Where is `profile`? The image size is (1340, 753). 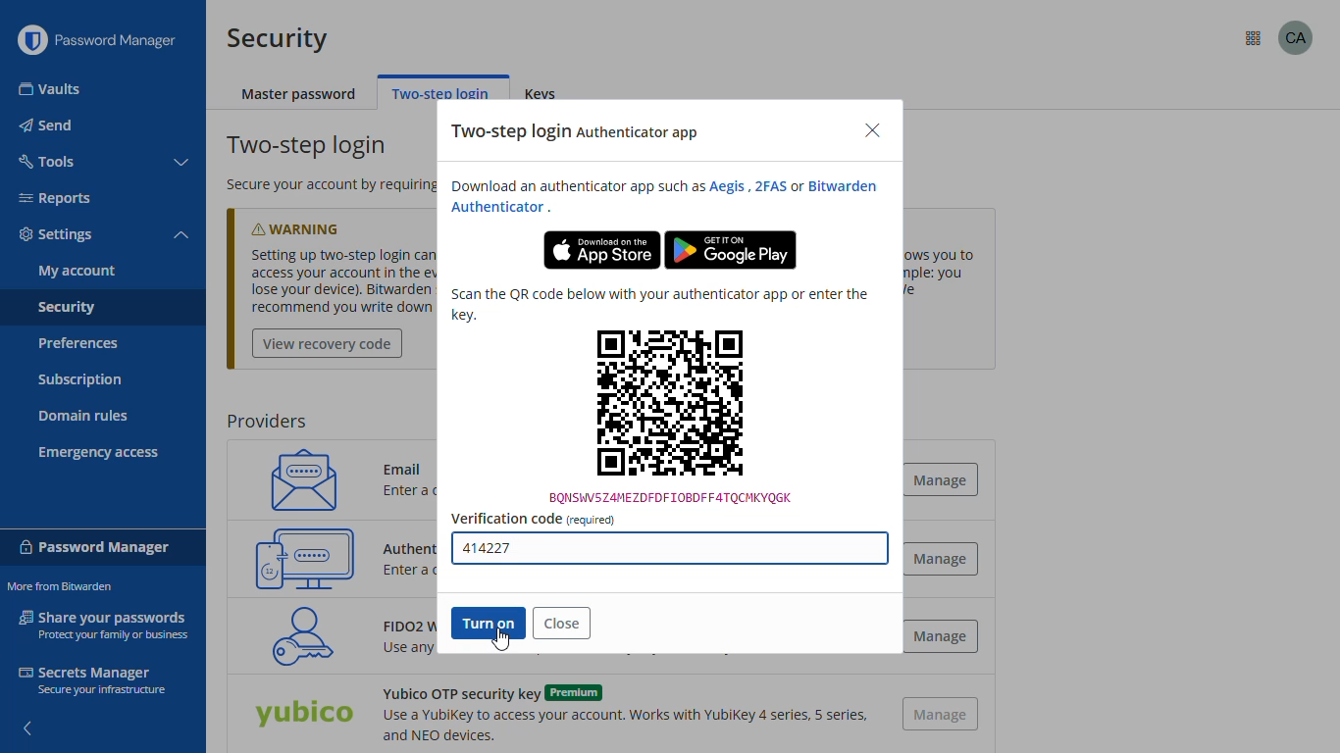 profile is located at coordinates (1296, 37).